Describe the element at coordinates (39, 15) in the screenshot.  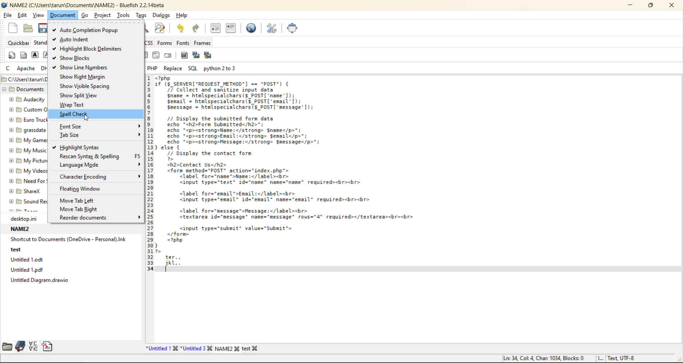
I see `view` at that location.